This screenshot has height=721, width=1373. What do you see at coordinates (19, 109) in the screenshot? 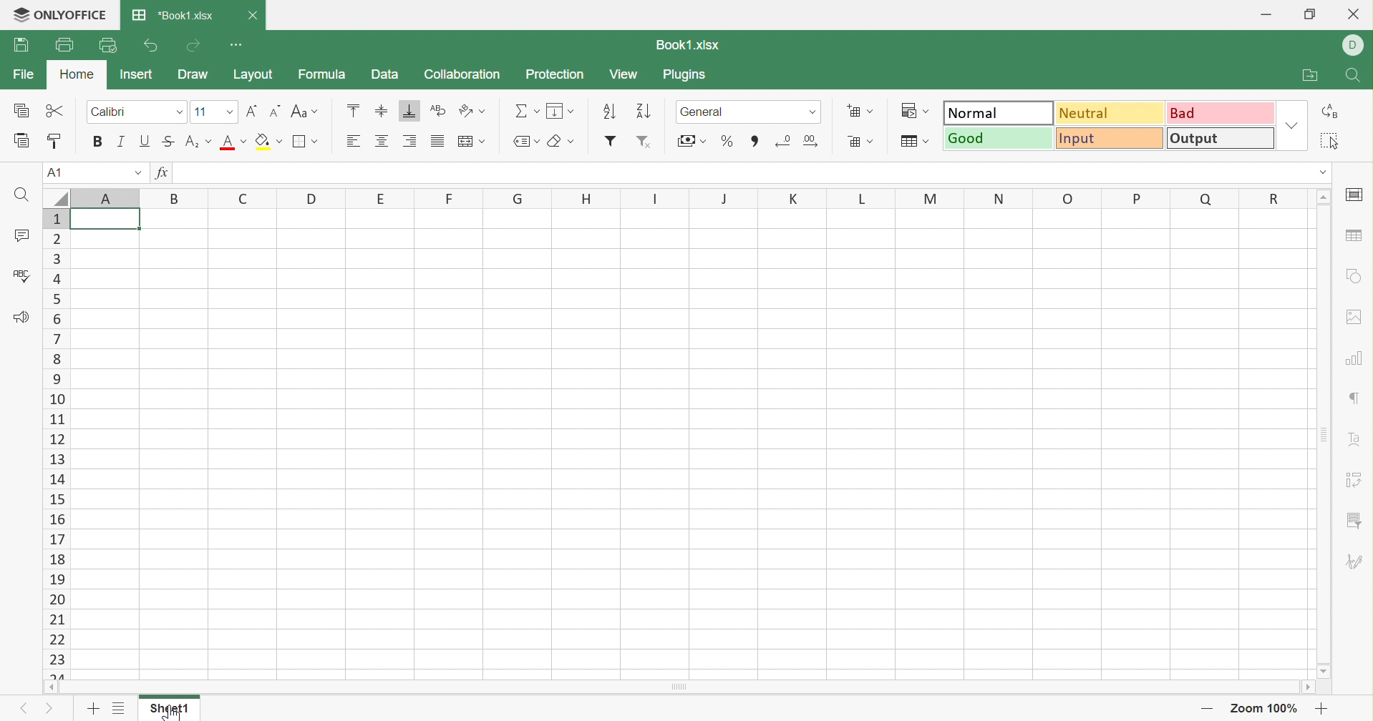
I see `Copy` at bounding box center [19, 109].